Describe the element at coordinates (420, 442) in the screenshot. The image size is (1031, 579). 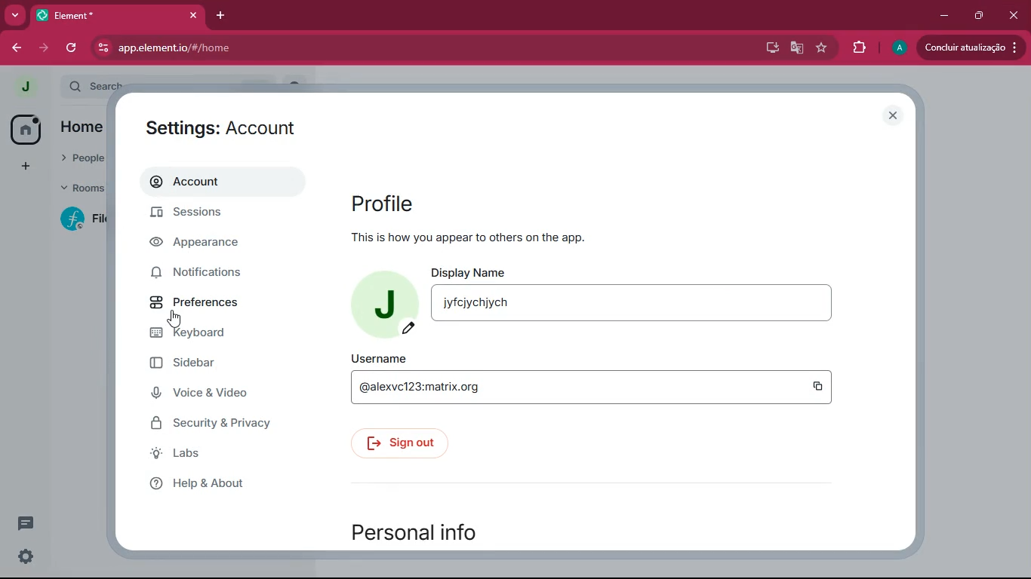
I see `sign out` at that location.